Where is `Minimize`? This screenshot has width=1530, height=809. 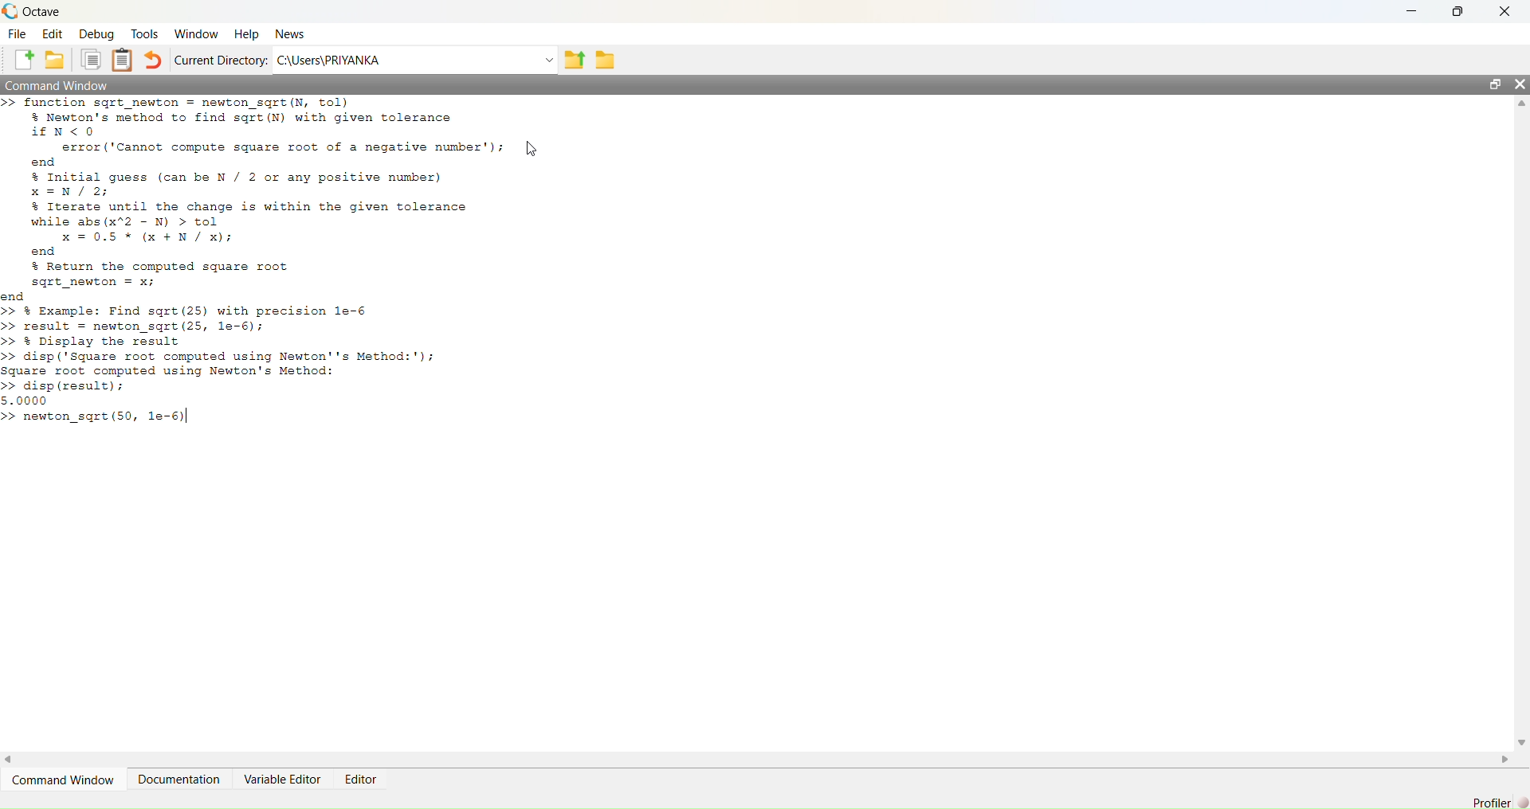 Minimize is located at coordinates (1409, 11).